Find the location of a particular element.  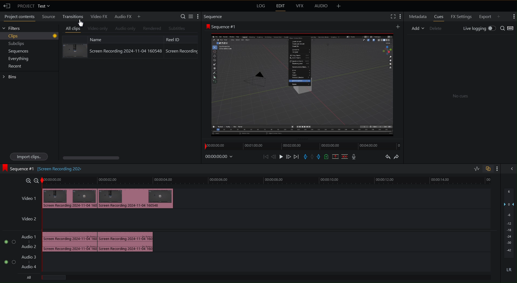

Horizontal scroll bar is located at coordinates (91, 158).